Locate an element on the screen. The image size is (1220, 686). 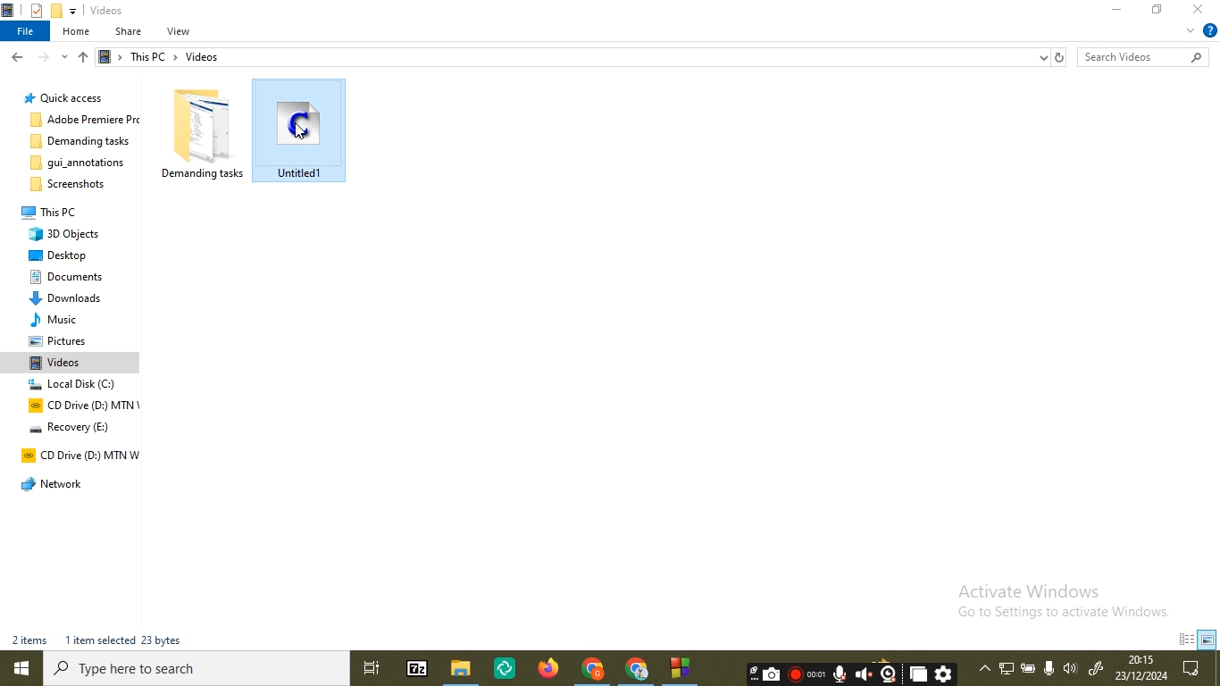
new folder is located at coordinates (60, 12).